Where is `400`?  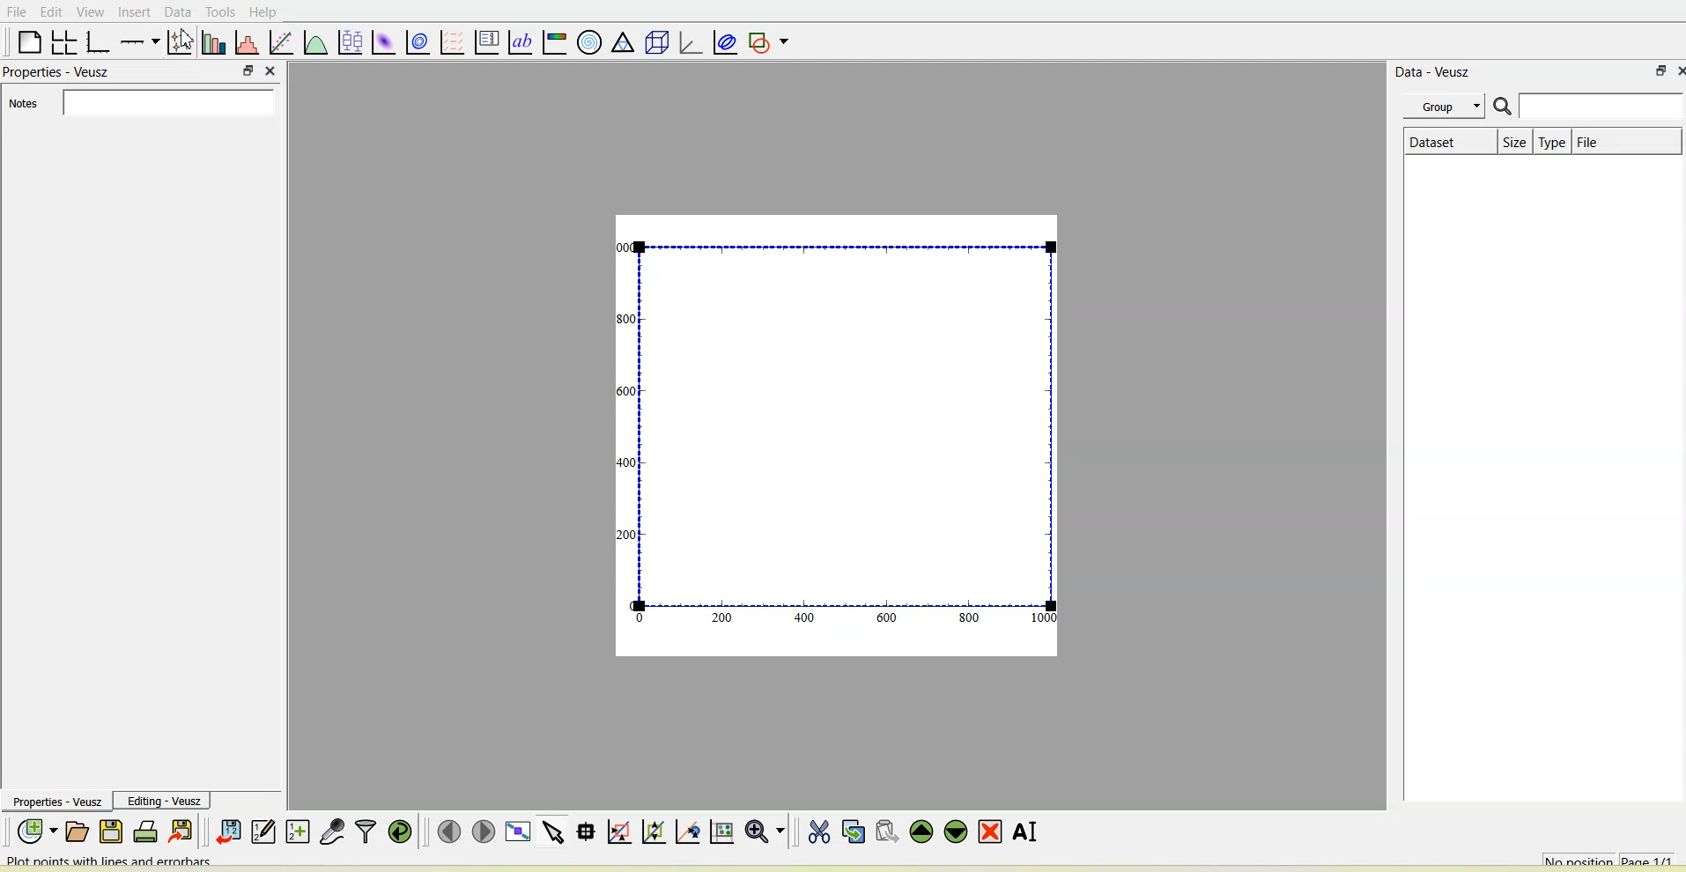
400 is located at coordinates (627, 461).